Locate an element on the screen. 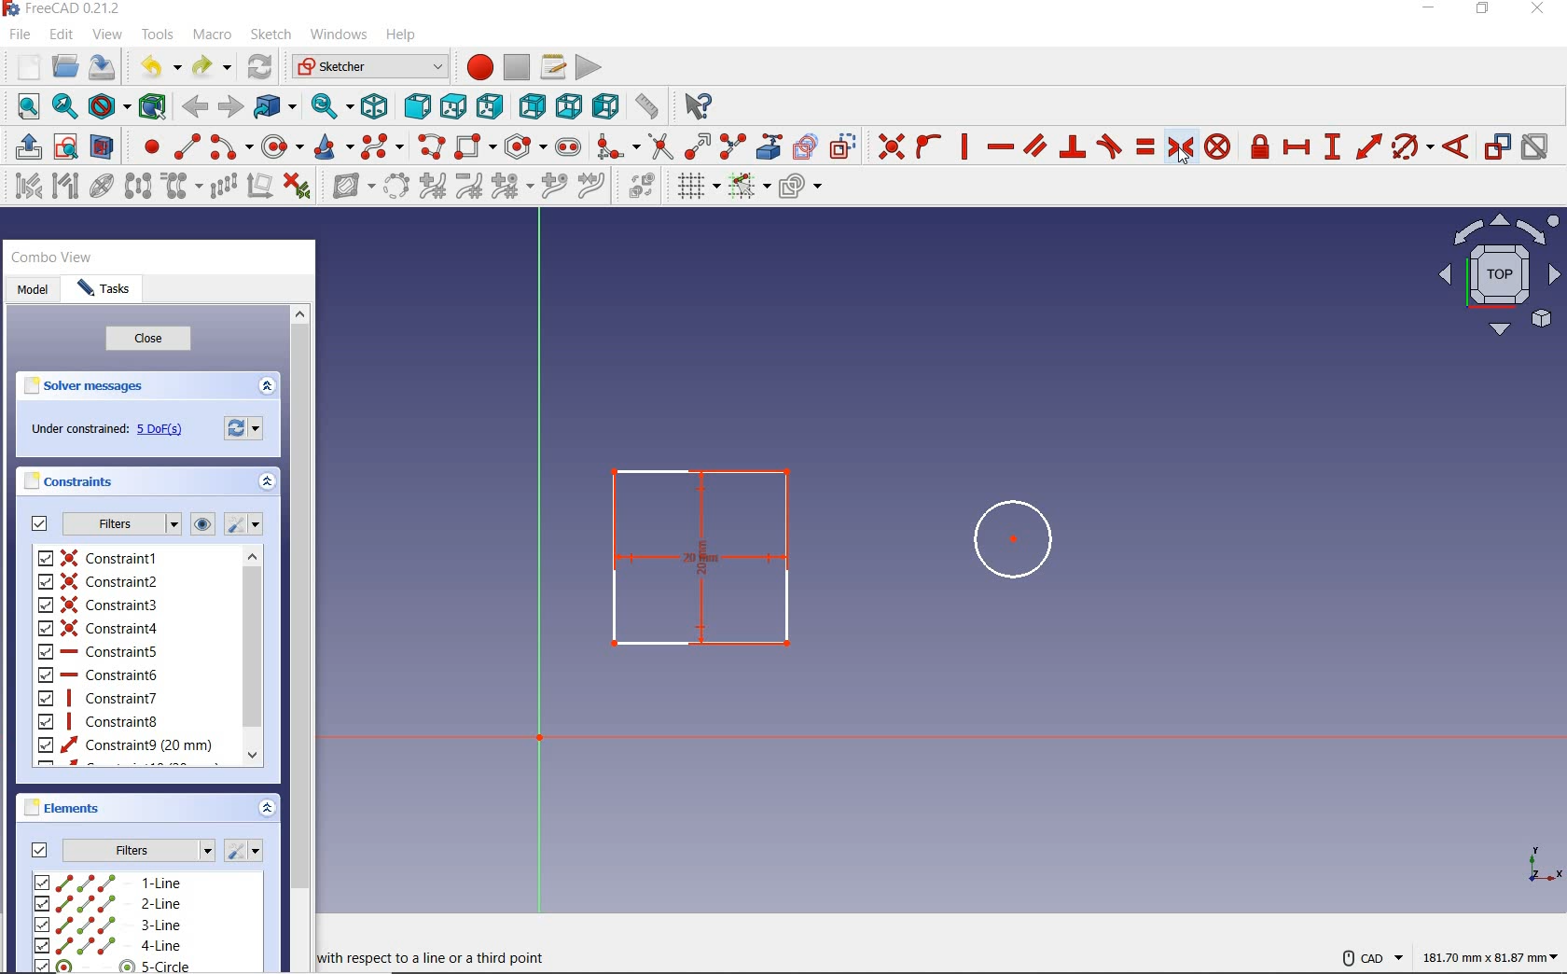  constrain symmetrical is located at coordinates (1183, 147).